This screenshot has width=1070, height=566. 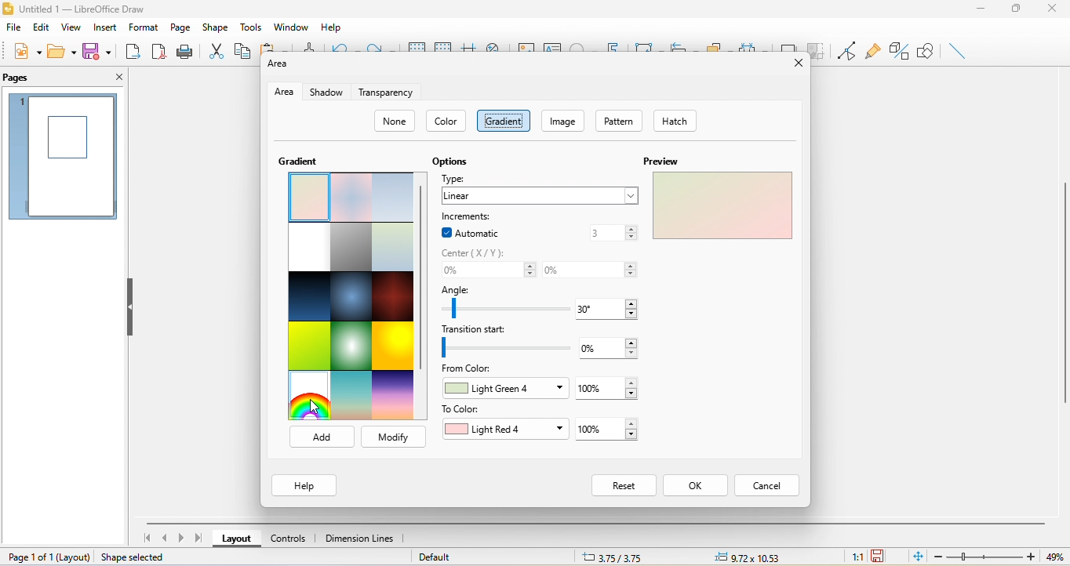 What do you see at coordinates (24, 51) in the screenshot?
I see `new` at bounding box center [24, 51].